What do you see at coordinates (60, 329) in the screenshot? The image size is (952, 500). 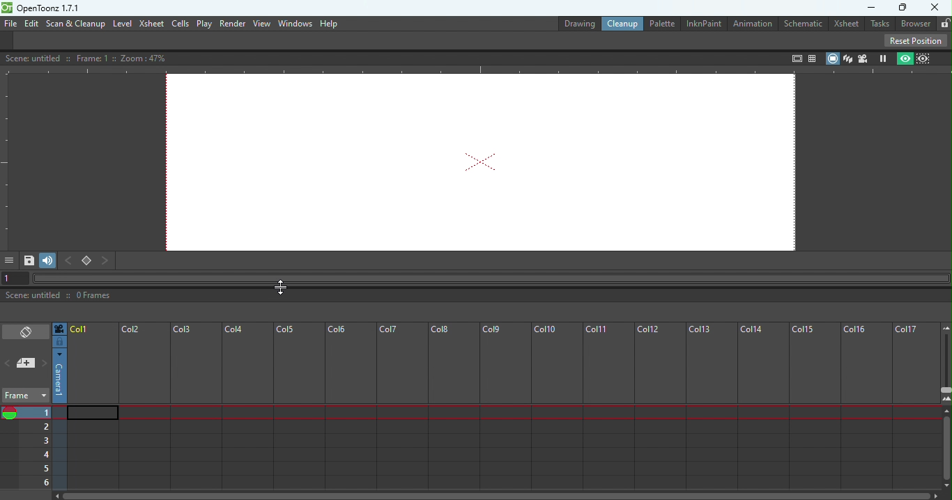 I see `Click to select camera` at bounding box center [60, 329].